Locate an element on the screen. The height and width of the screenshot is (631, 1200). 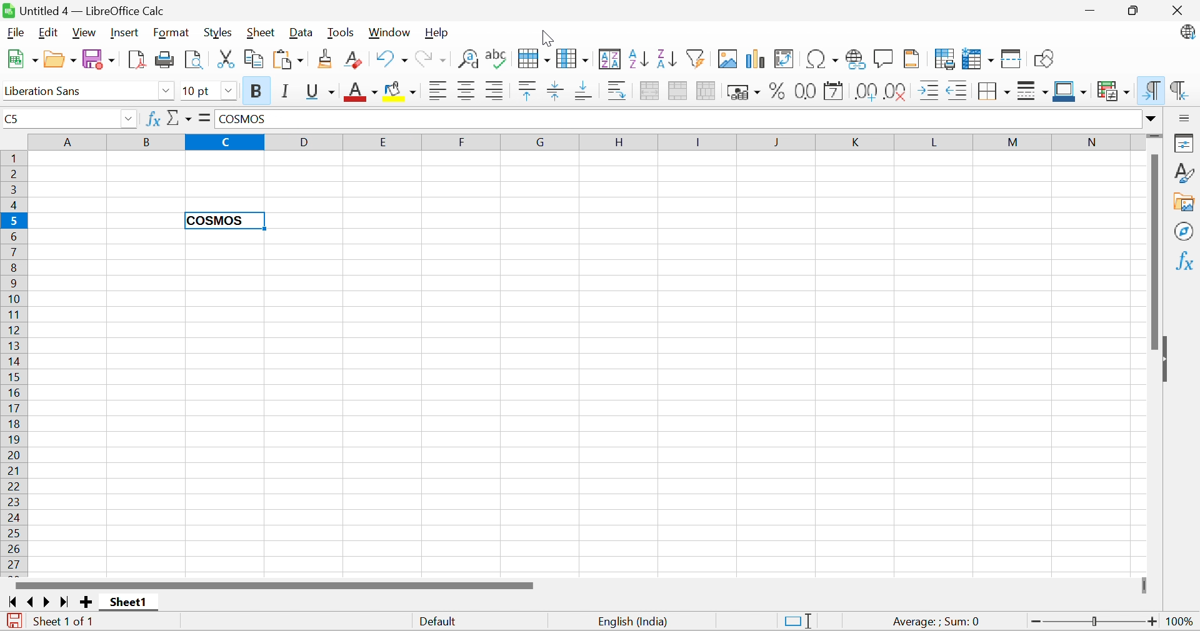
Drop Down is located at coordinates (228, 91).